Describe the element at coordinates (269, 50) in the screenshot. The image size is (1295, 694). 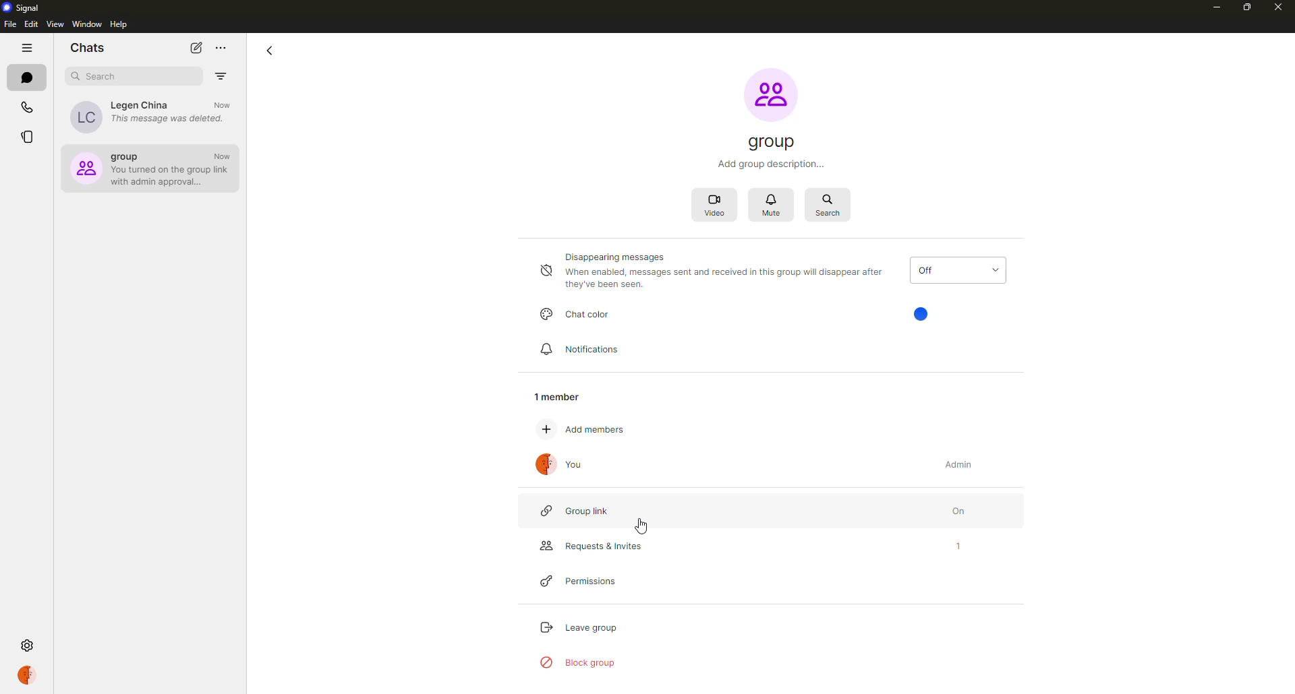
I see `back` at that location.